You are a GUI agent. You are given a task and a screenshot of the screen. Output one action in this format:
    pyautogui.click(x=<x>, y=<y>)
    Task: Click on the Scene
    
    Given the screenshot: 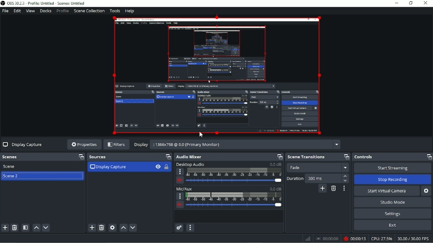 What is the action you would take?
    pyautogui.click(x=11, y=166)
    